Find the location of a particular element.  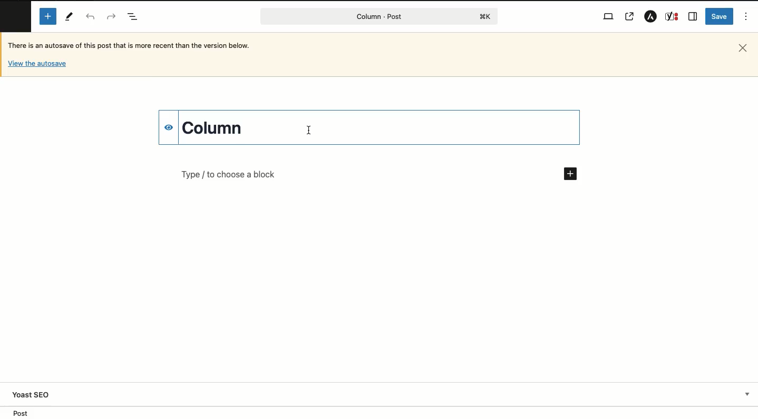

Autosave is located at coordinates (142, 45).